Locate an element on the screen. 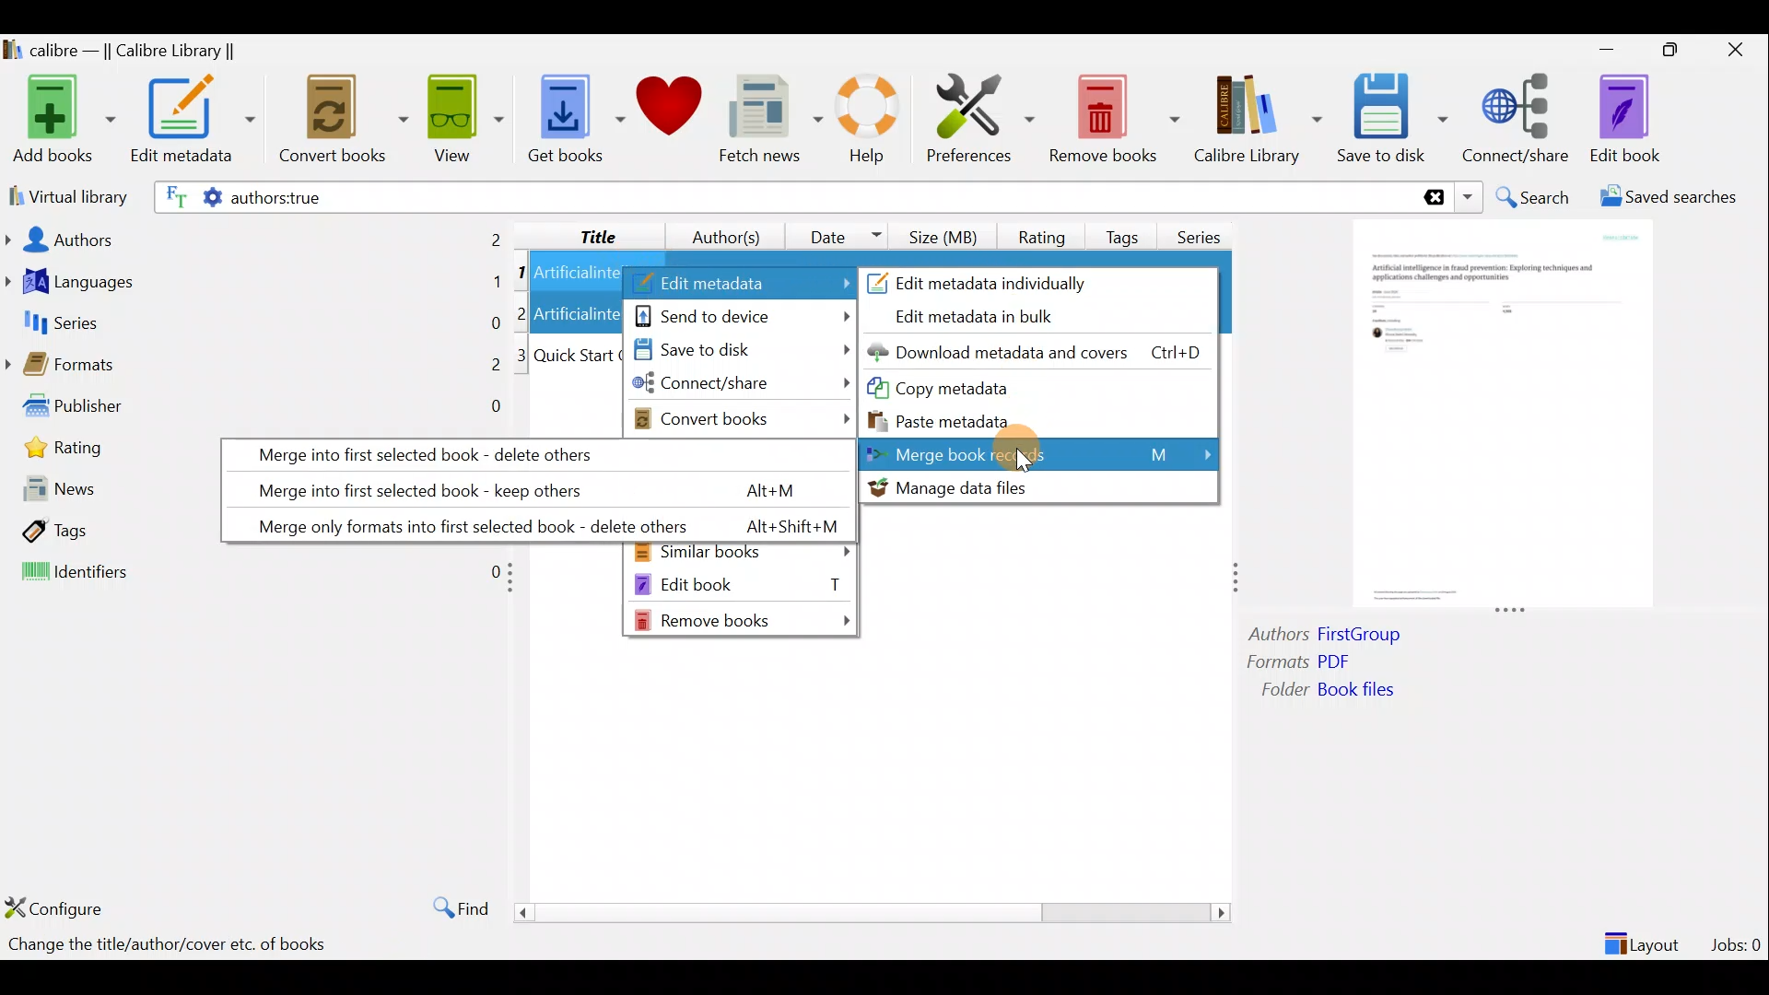 This screenshot has height=995, width=1769. Manage data files is located at coordinates (1037, 487).